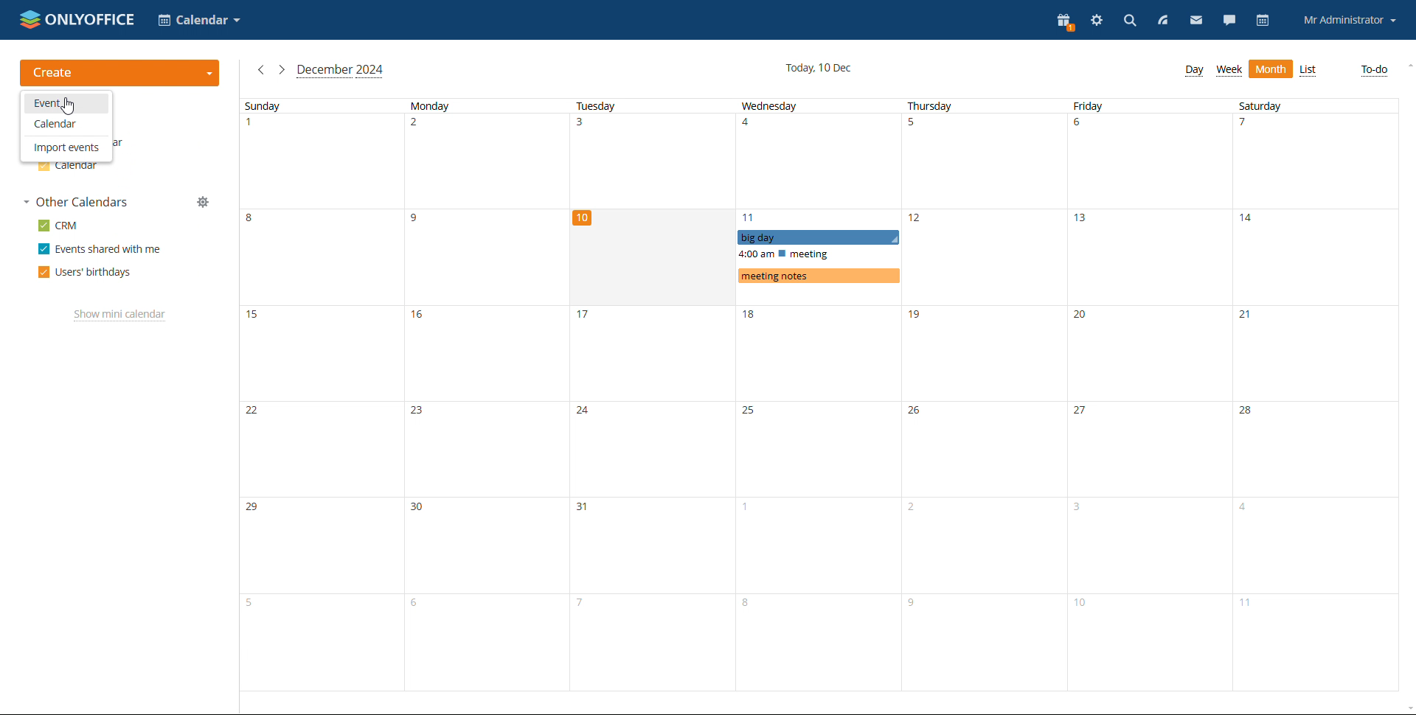  Describe the element at coordinates (1127, 21) in the screenshot. I see `search` at that location.